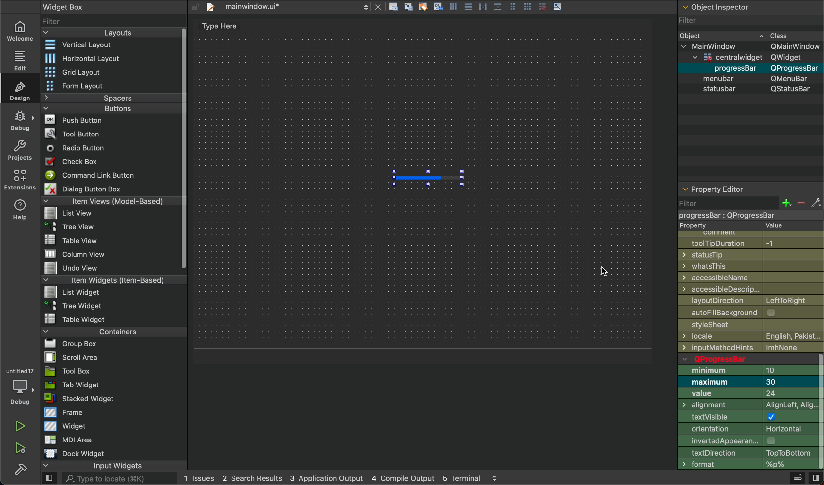 The width and height of the screenshot is (824, 485). Describe the element at coordinates (751, 266) in the screenshot. I see `whatsthis` at that location.